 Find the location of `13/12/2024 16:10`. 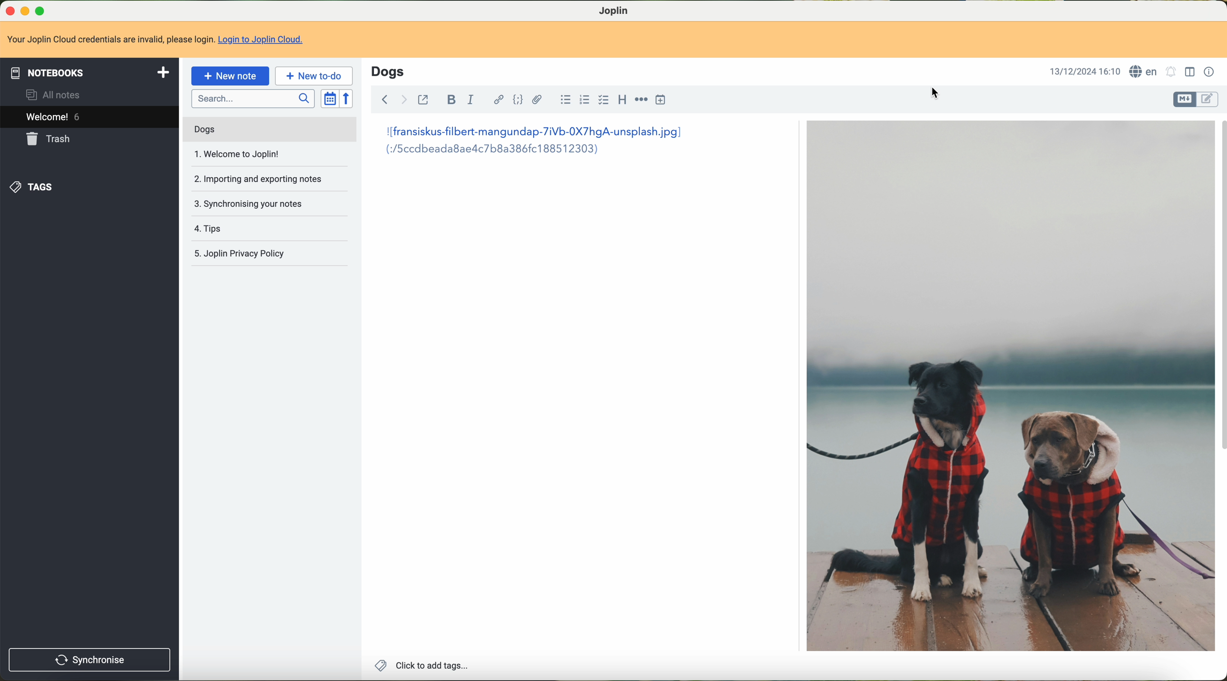

13/12/2024 16:10 is located at coordinates (1082, 71).